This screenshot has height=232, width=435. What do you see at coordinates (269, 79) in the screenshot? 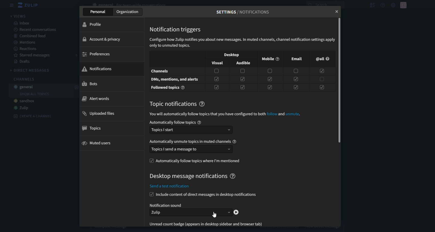
I see `checkbox` at bounding box center [269, 79].